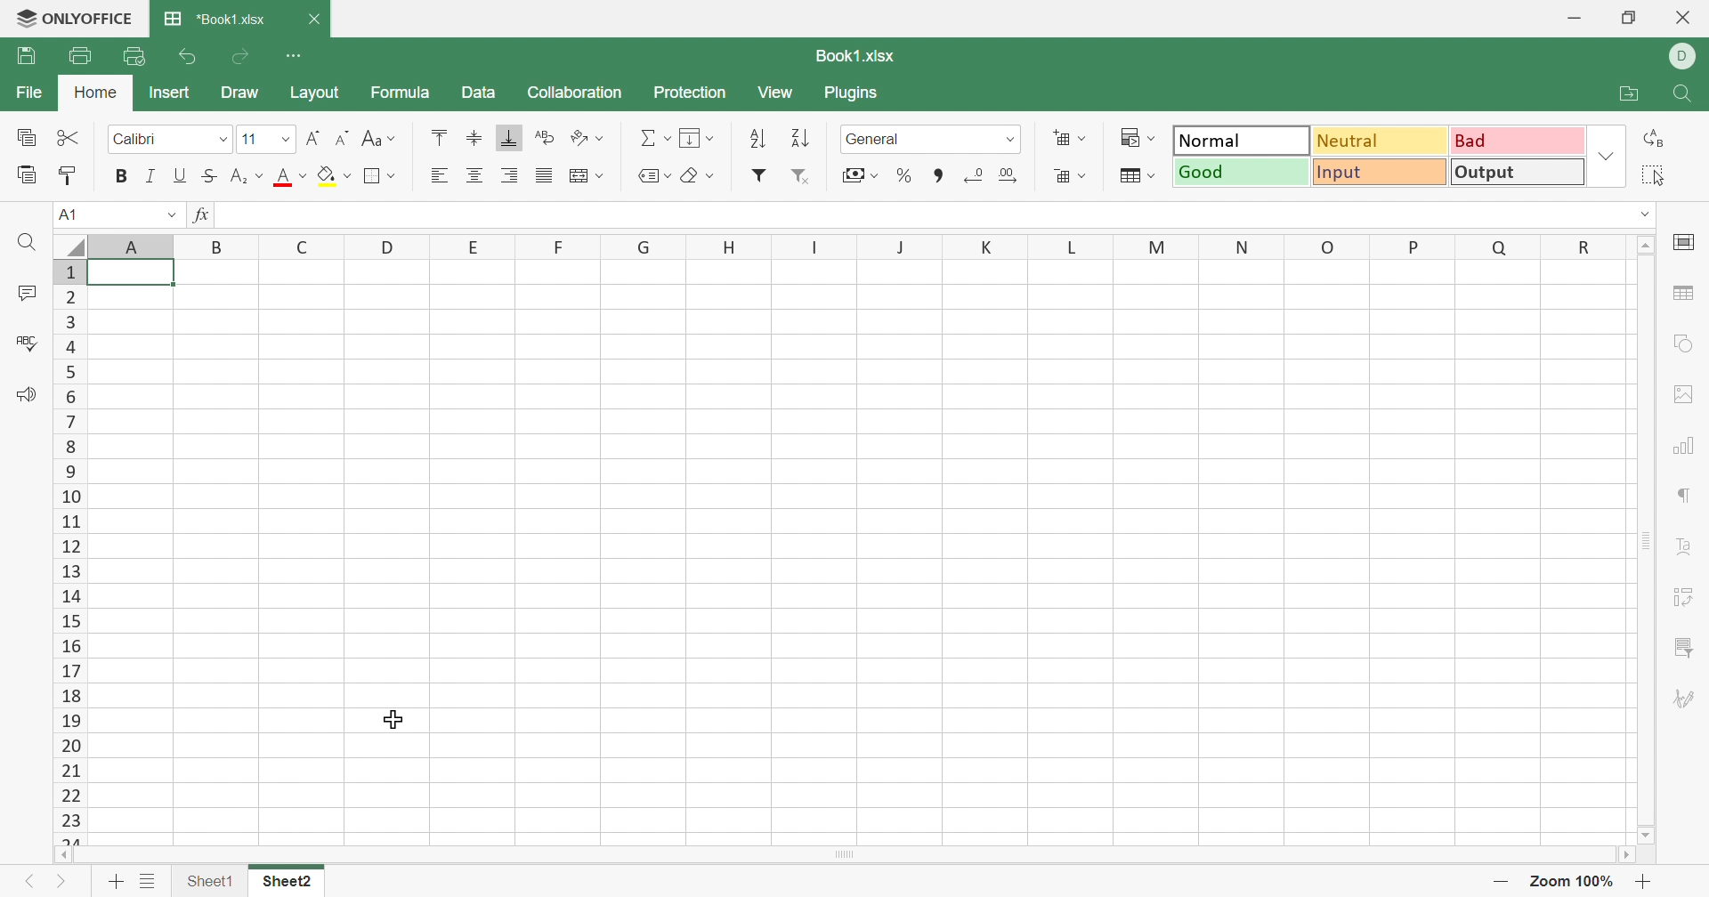 Image resolution: width=1709 pixels, height=897 pixels. I want to click on Named range, so click(654, 178).